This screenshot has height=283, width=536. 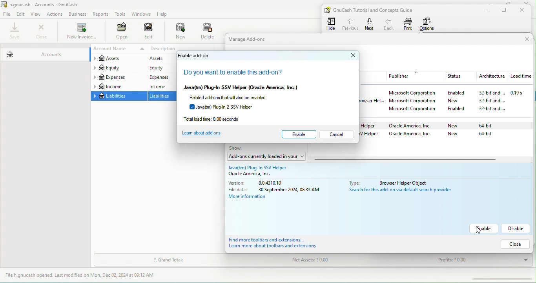 What do you see at coordinates (169, 260) in the screenshot?
I see `grand total` at bounding box center [169, 260].